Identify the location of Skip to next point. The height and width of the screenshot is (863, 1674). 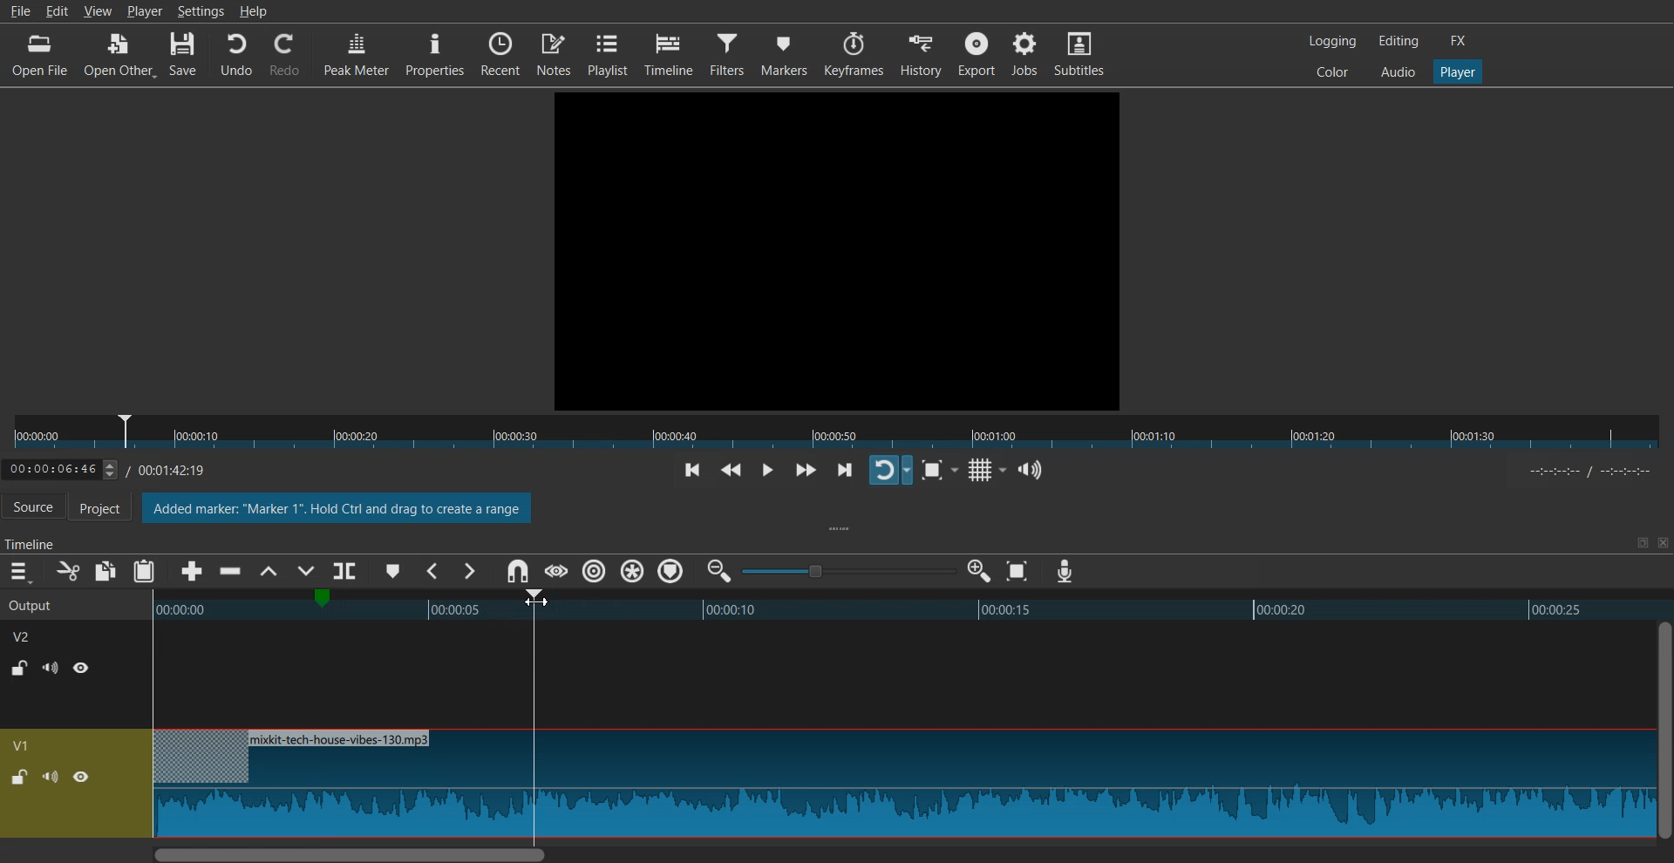
(847, 472).